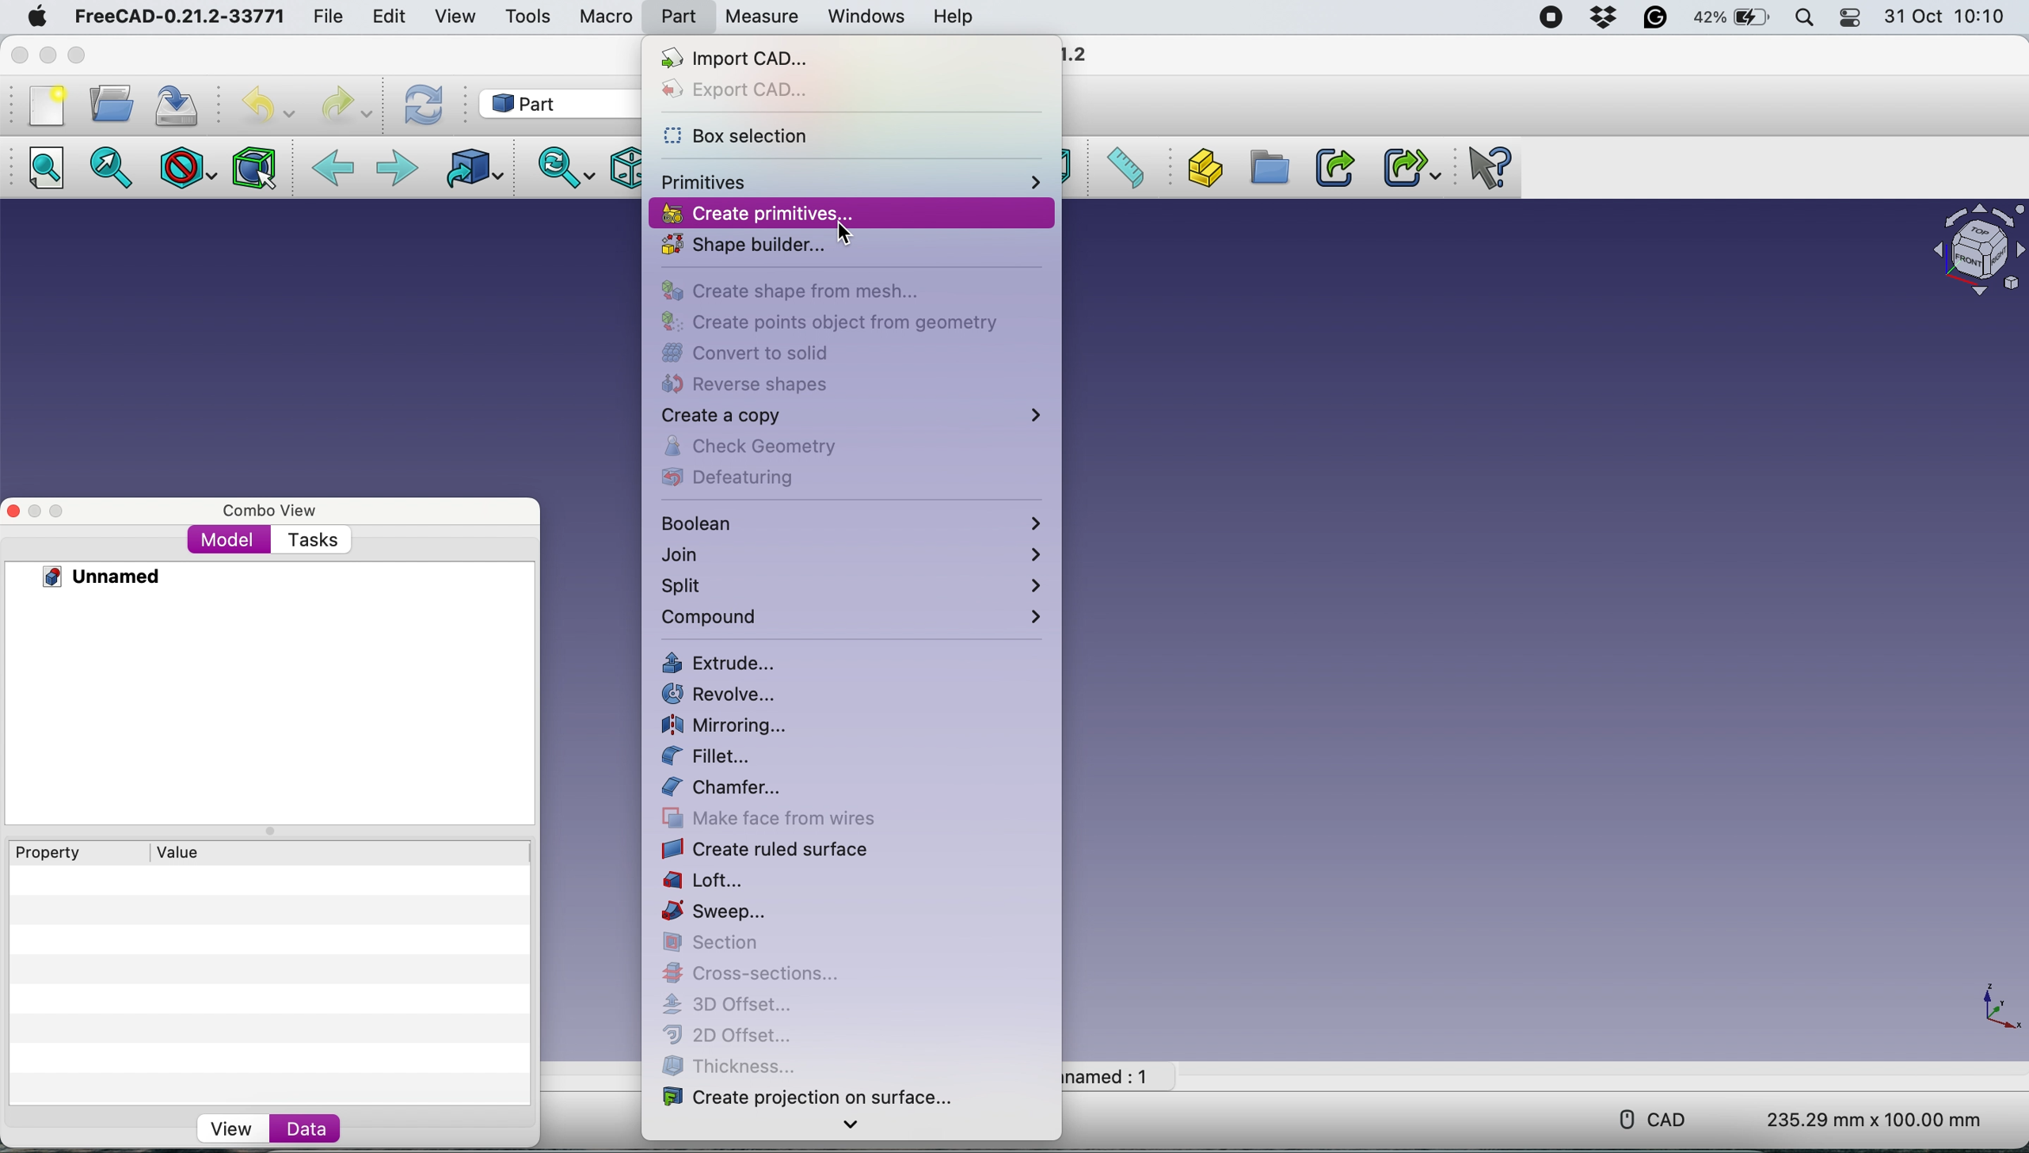  I want to click on fillet, so click(714, 756).